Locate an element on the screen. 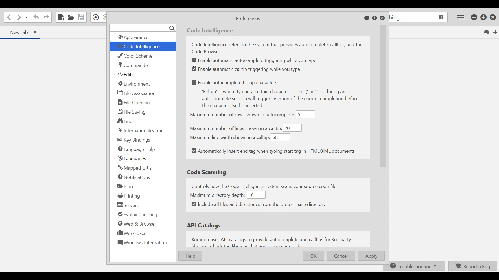  Enable autocomplete fill-up characters is located at coordinates (236, 82).